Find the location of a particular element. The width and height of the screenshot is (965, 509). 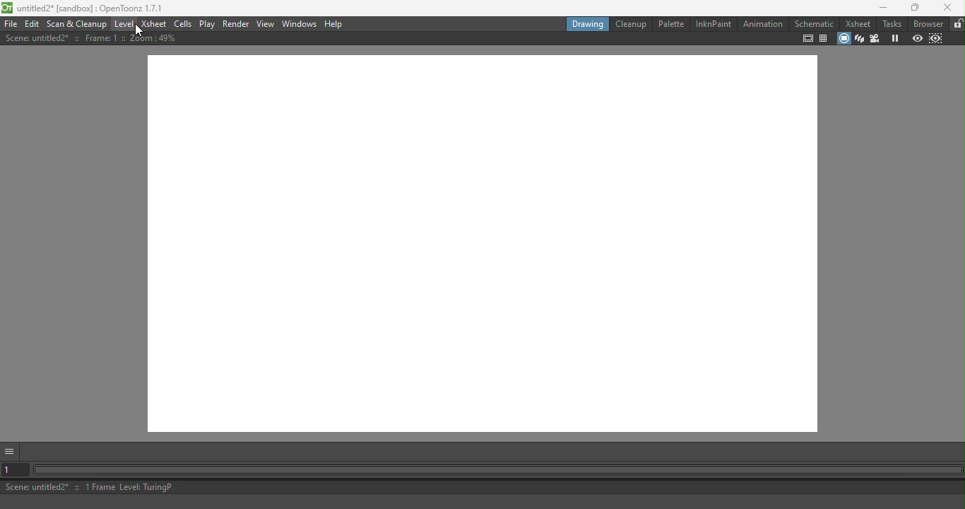

cursor is located at coordinates (142, 31).